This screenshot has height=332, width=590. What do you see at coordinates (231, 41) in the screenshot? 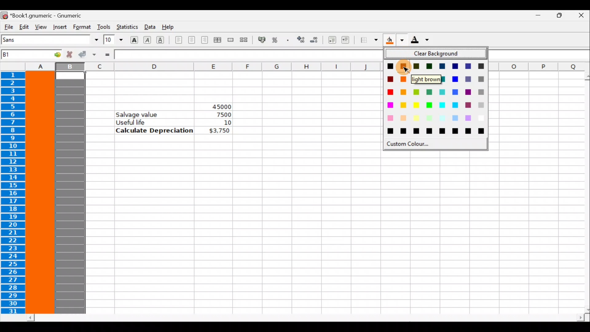
I see `Merge a range of cells` at bounding box center [231, 41].